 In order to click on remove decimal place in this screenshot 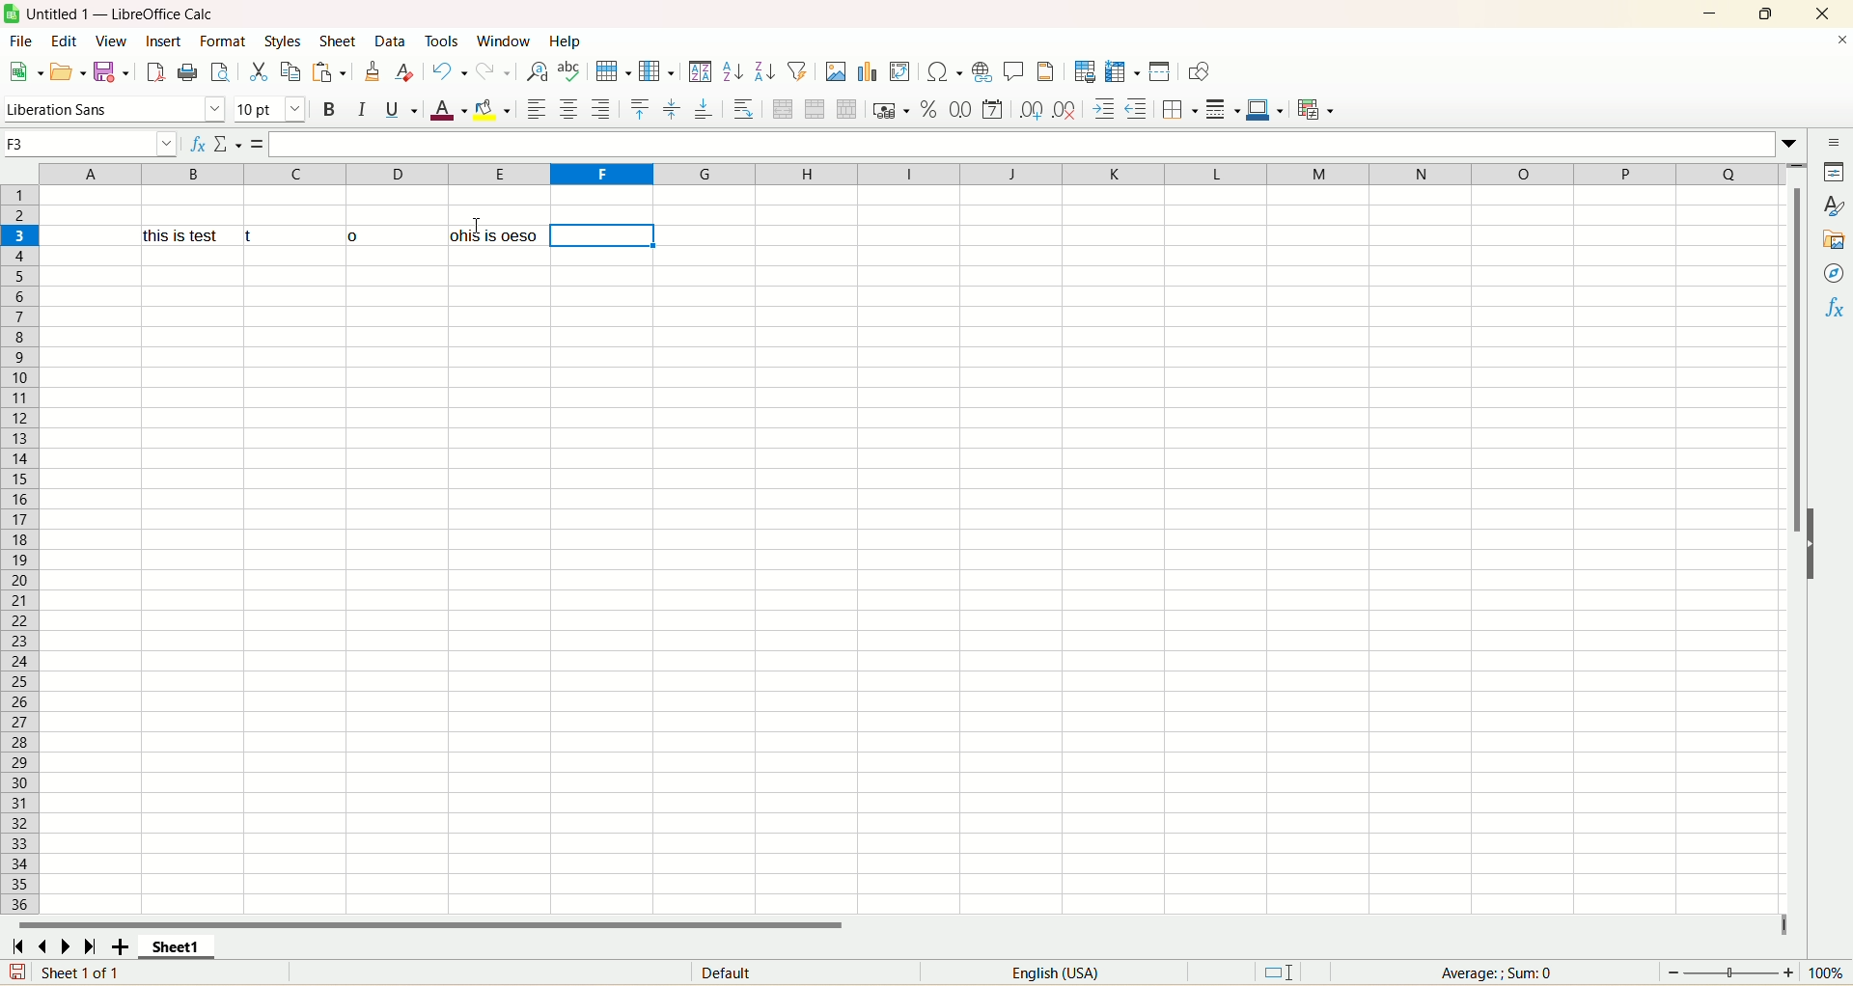, I will do `click(1068, 110)`.